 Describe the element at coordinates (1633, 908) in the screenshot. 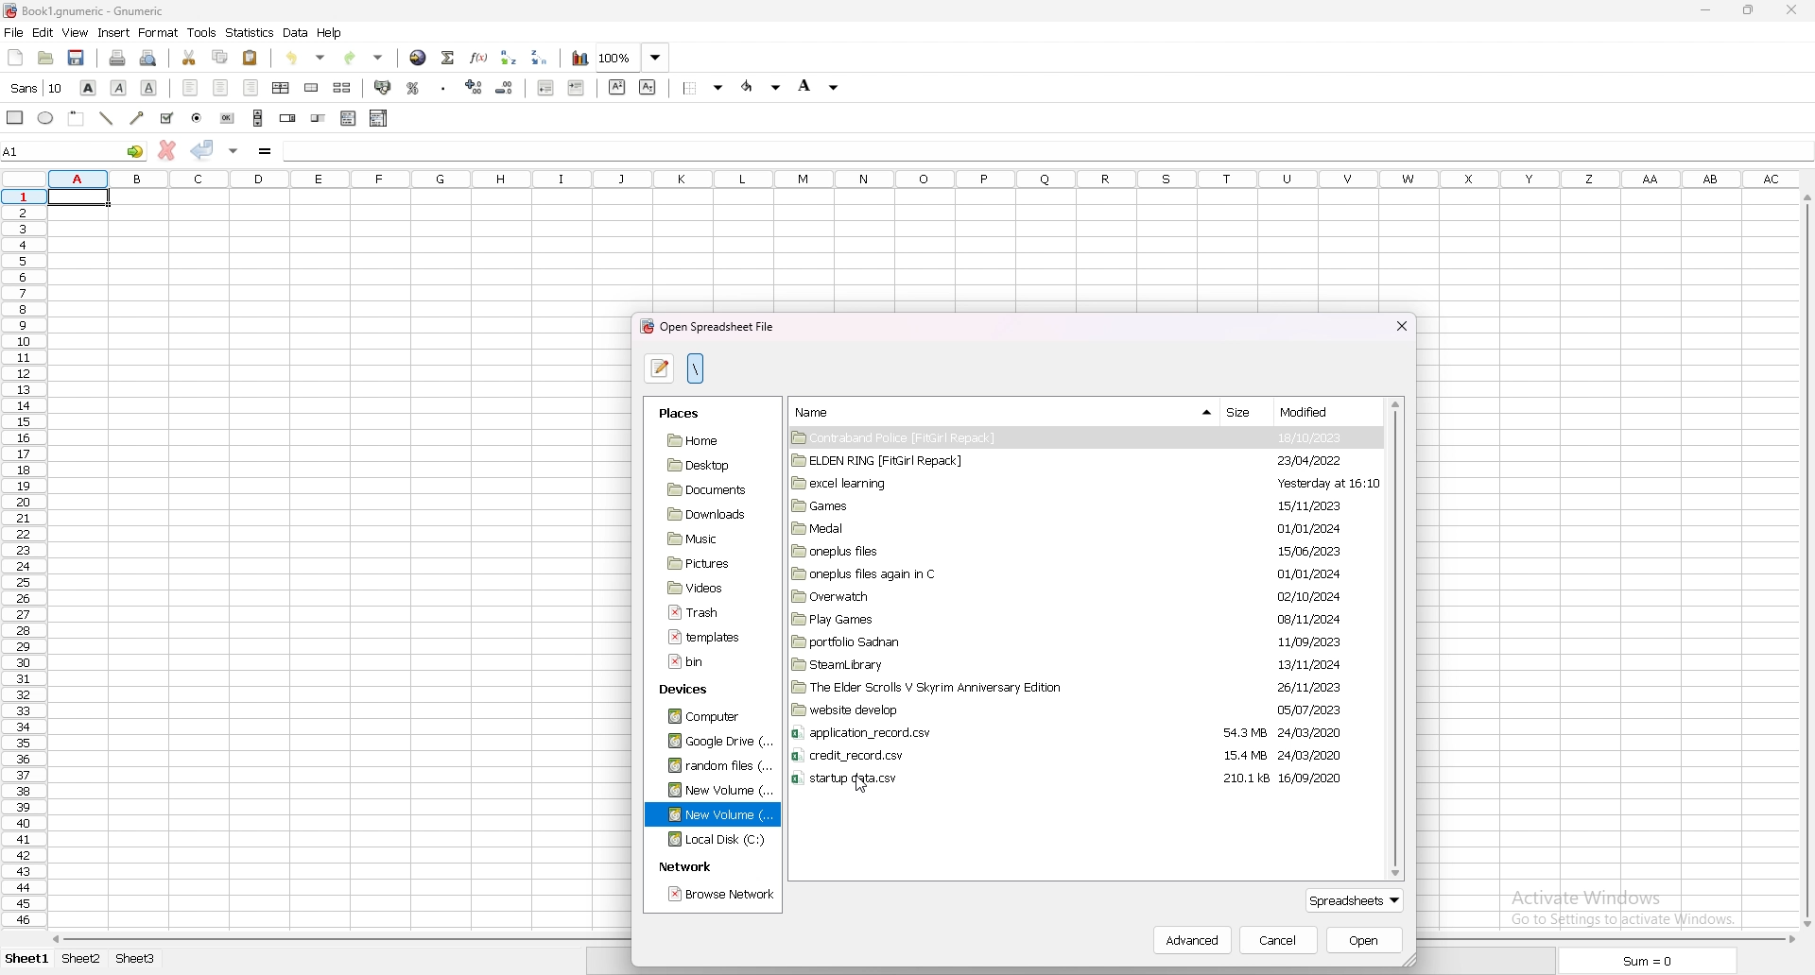

I see `Active Windows Go to Settings Windows` at that location.